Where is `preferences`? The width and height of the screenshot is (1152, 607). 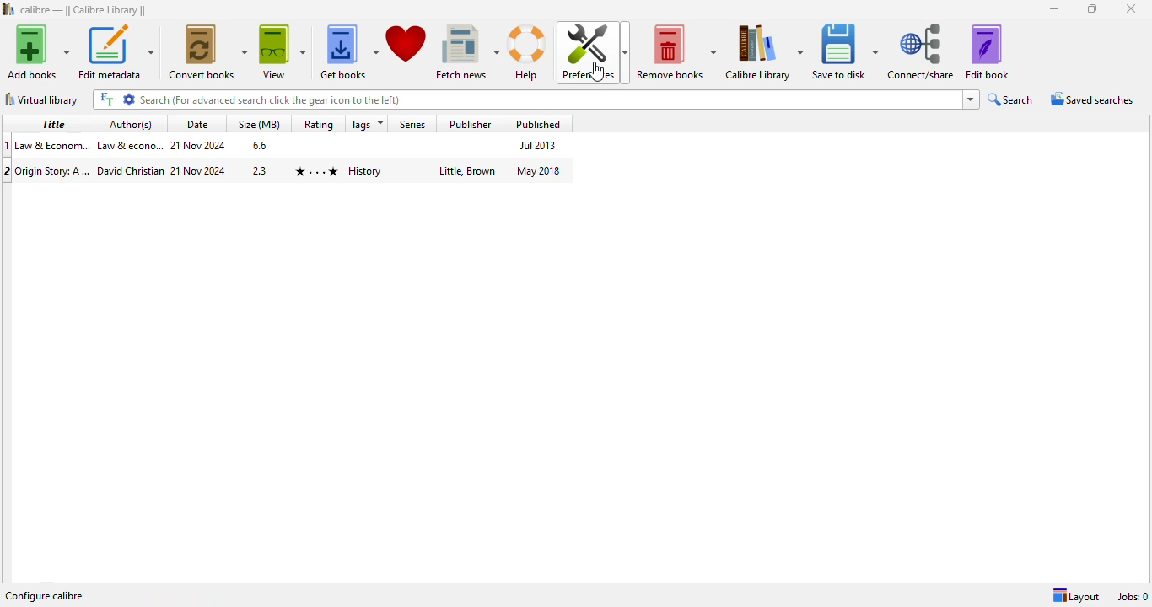 preferences is located at coordinates (595, 53).